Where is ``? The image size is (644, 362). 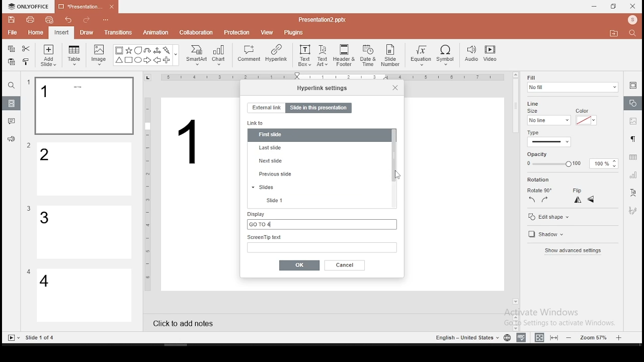
 is located at coordinates (196, 141).